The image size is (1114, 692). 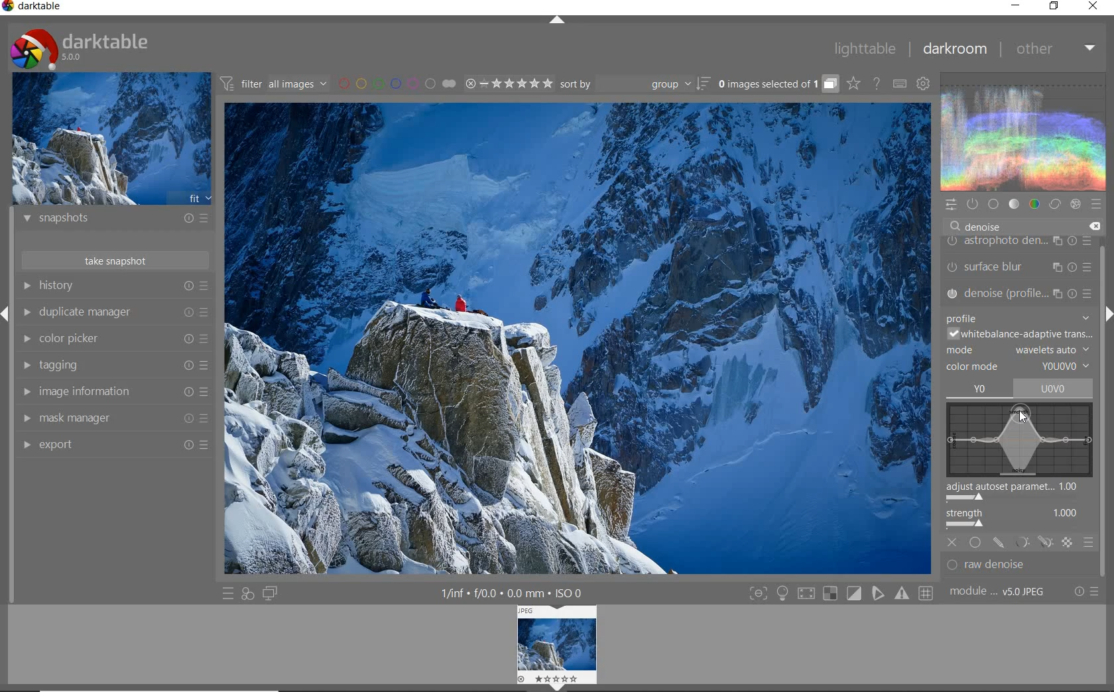 I want to click on quick access for applying any of your styles, so click(x=248, y=595).